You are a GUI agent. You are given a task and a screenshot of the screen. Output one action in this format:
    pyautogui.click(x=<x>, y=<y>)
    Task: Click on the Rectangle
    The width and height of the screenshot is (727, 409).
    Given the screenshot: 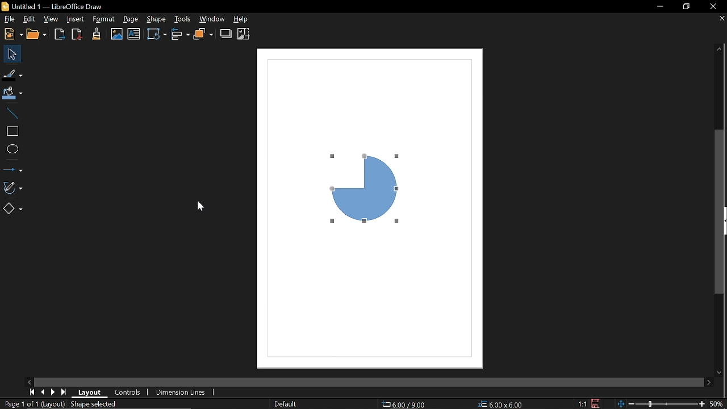 What is the action you would take?
    pyautogui.click(x=12, y=131)
    